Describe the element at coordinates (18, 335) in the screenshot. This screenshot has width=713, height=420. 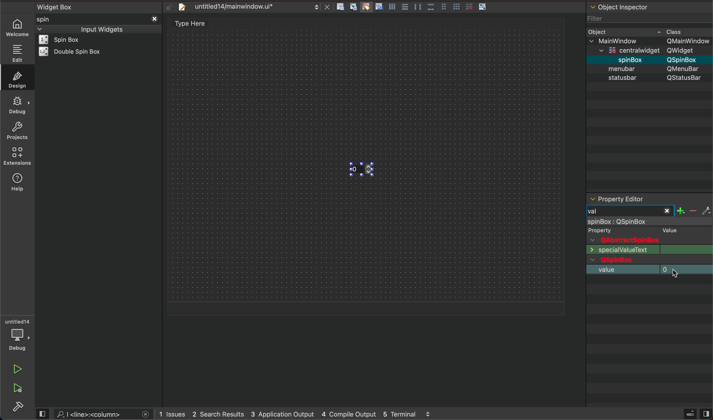
I see `debugger` at that location.